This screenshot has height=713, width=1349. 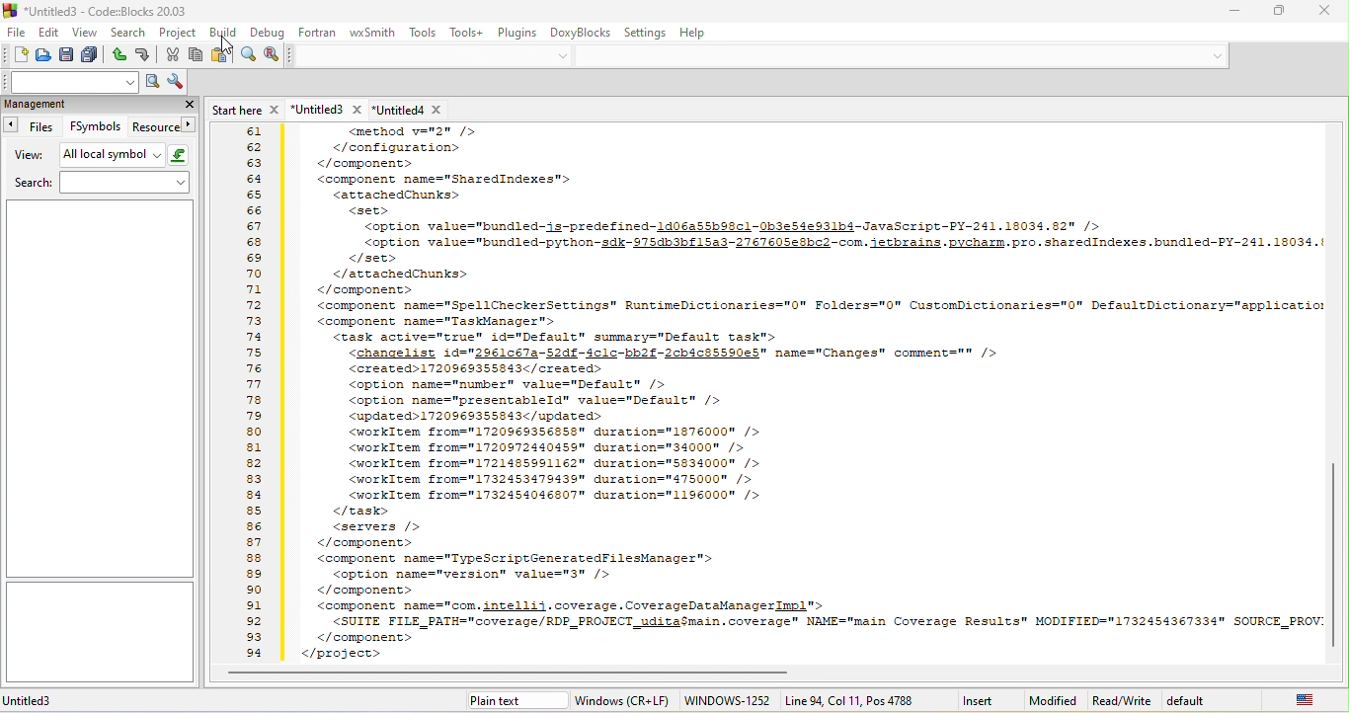 What do you see at coordinates (981, 699) in the screenshot?
I see `insert` at bounding box center [981, 699].